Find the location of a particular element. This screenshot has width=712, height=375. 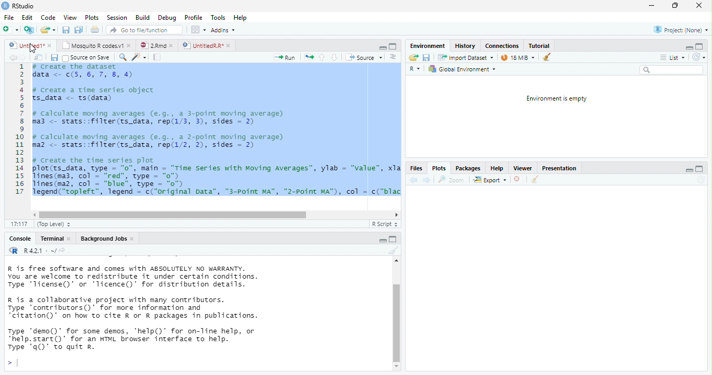

17:17 is located at coordinates (18, 224).